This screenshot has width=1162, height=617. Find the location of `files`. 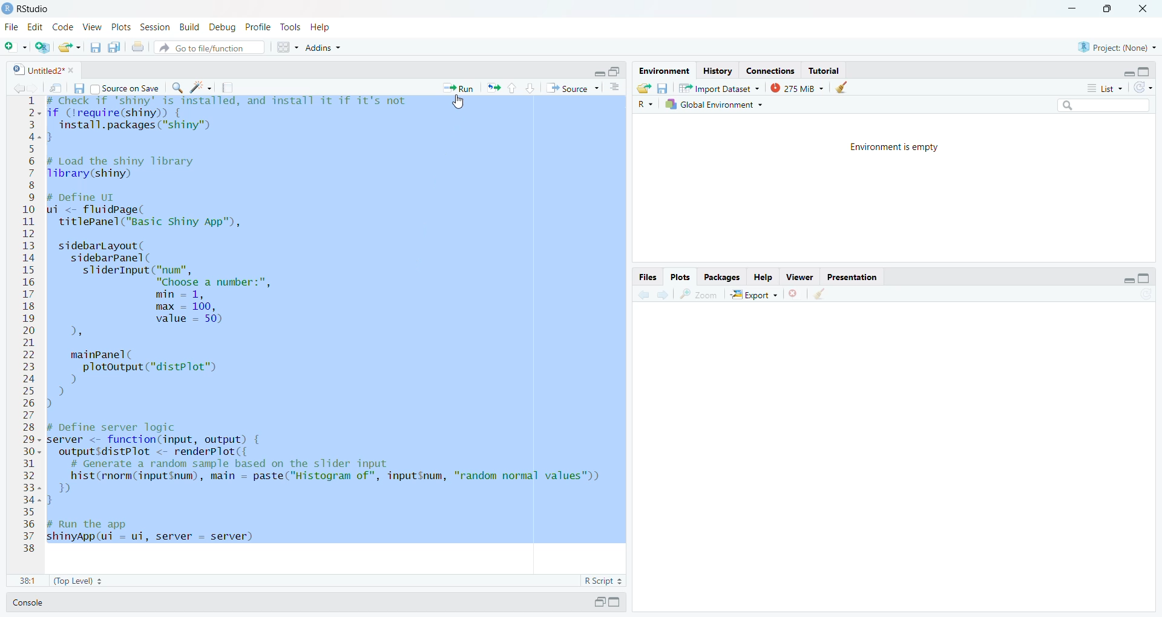

files is located at coordinates (648, 277).